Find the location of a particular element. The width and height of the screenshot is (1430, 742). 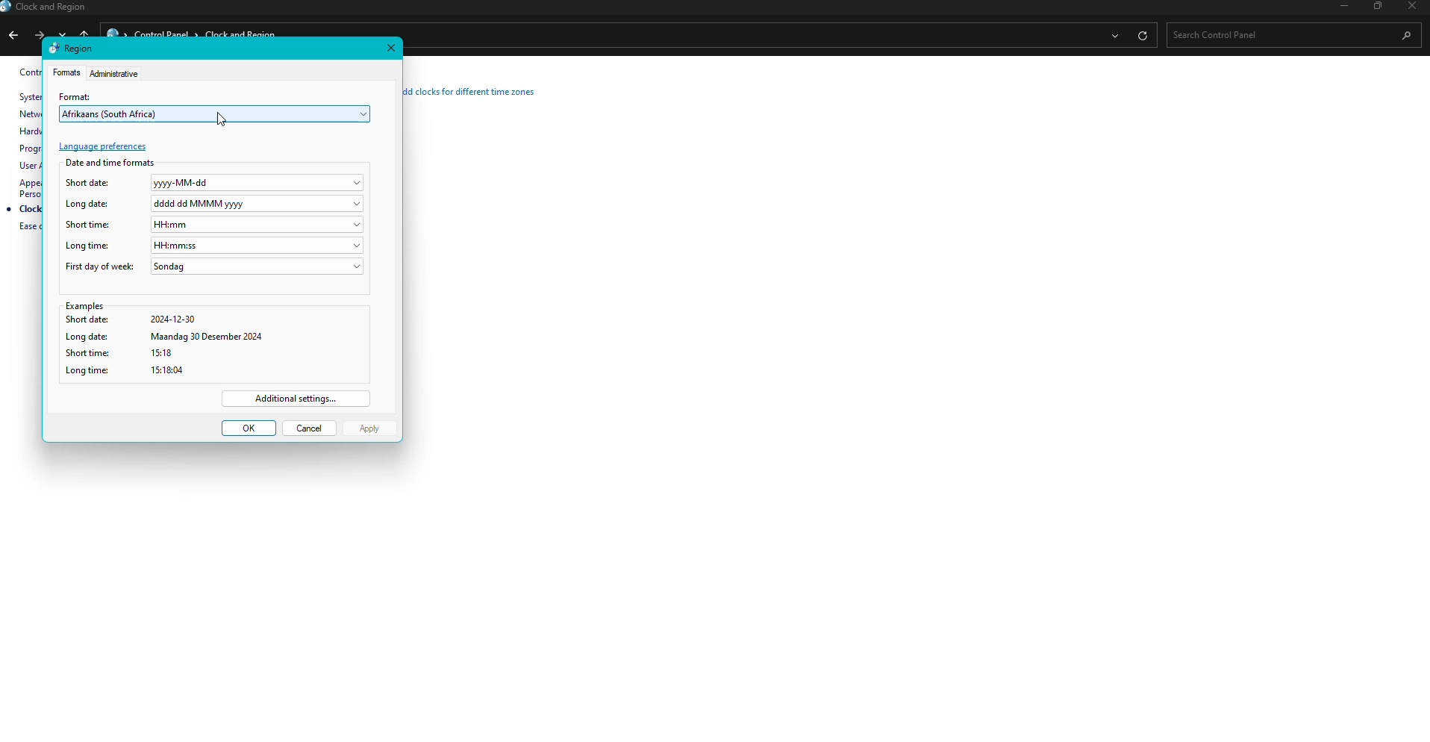

Cancel is located at coordinates (310, 428).